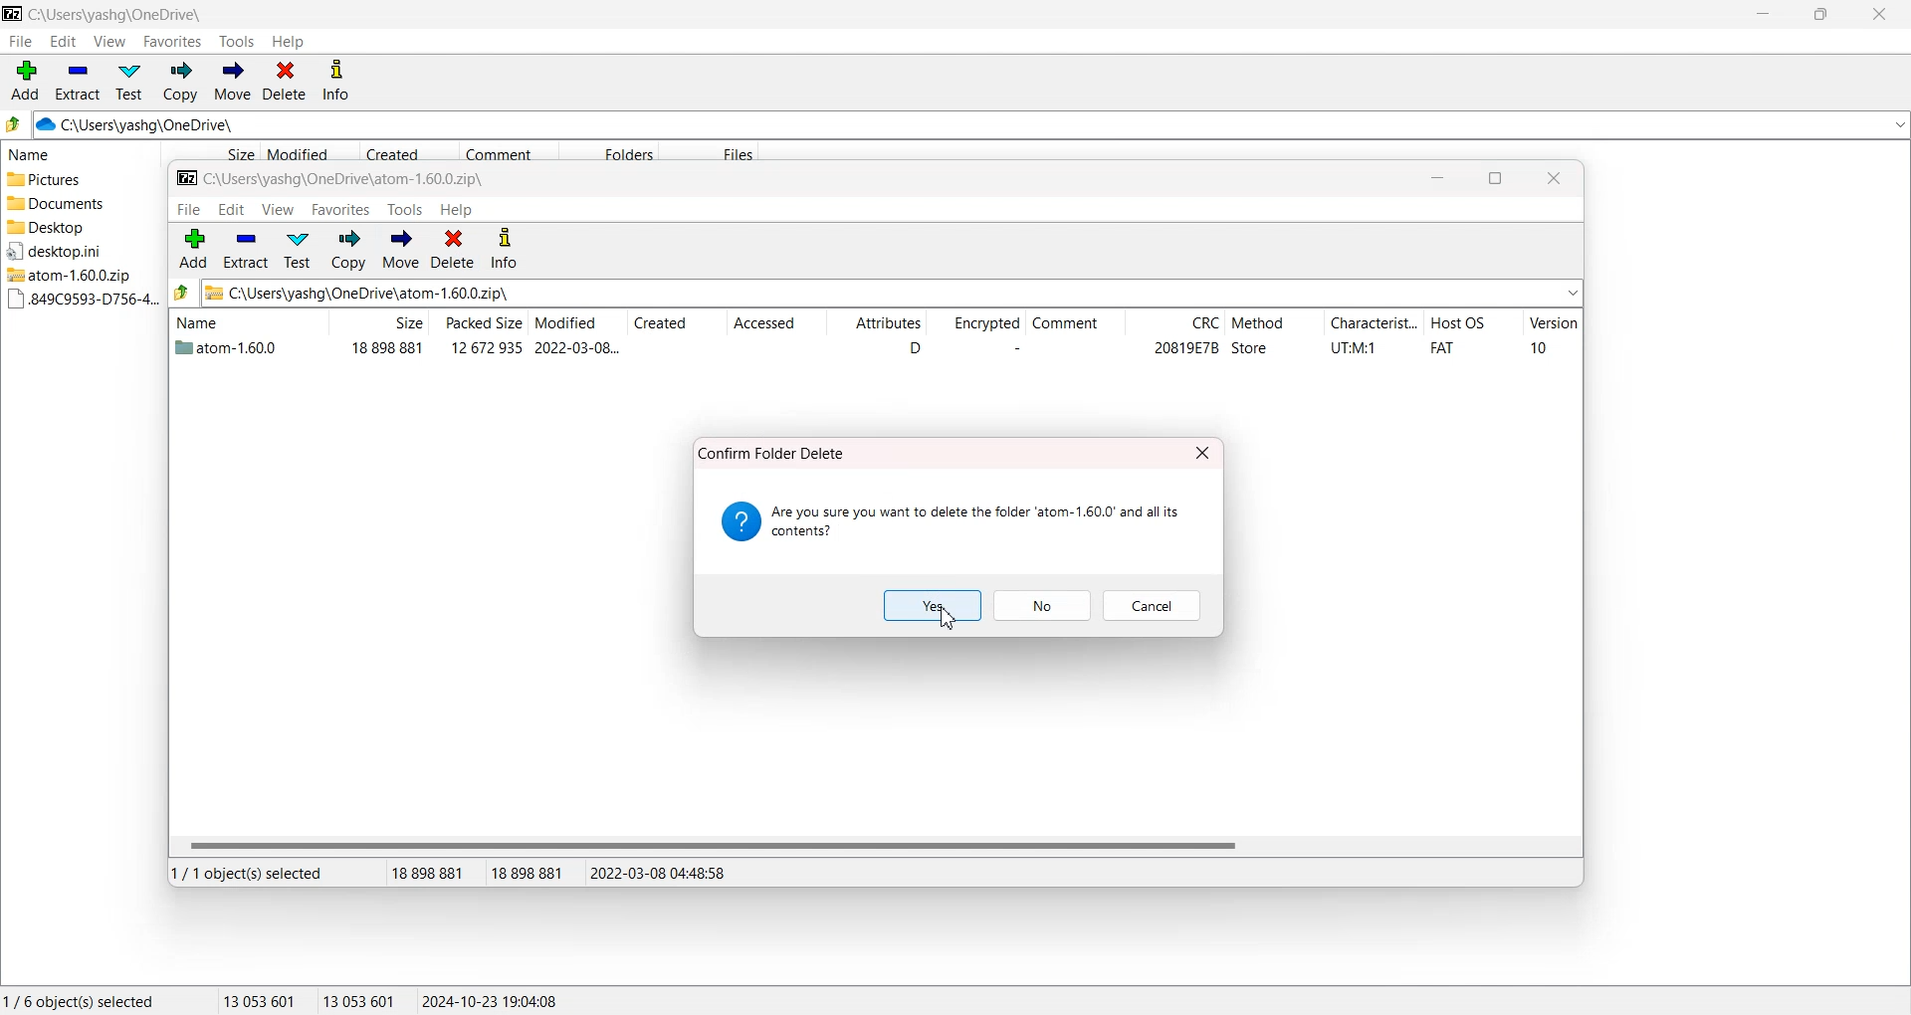 This screenshot has width=1911, height=1015. I want to click on maximize, so click(1495, 179).